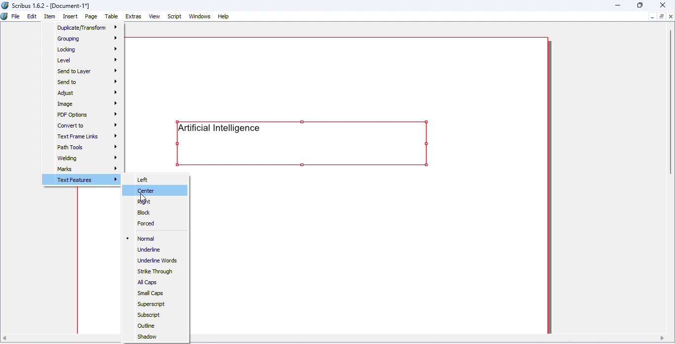 This screenshot has width=675, height=344. Describe the element at coordinates (70, 16) in the screenshot. I see `Insert` at that location.